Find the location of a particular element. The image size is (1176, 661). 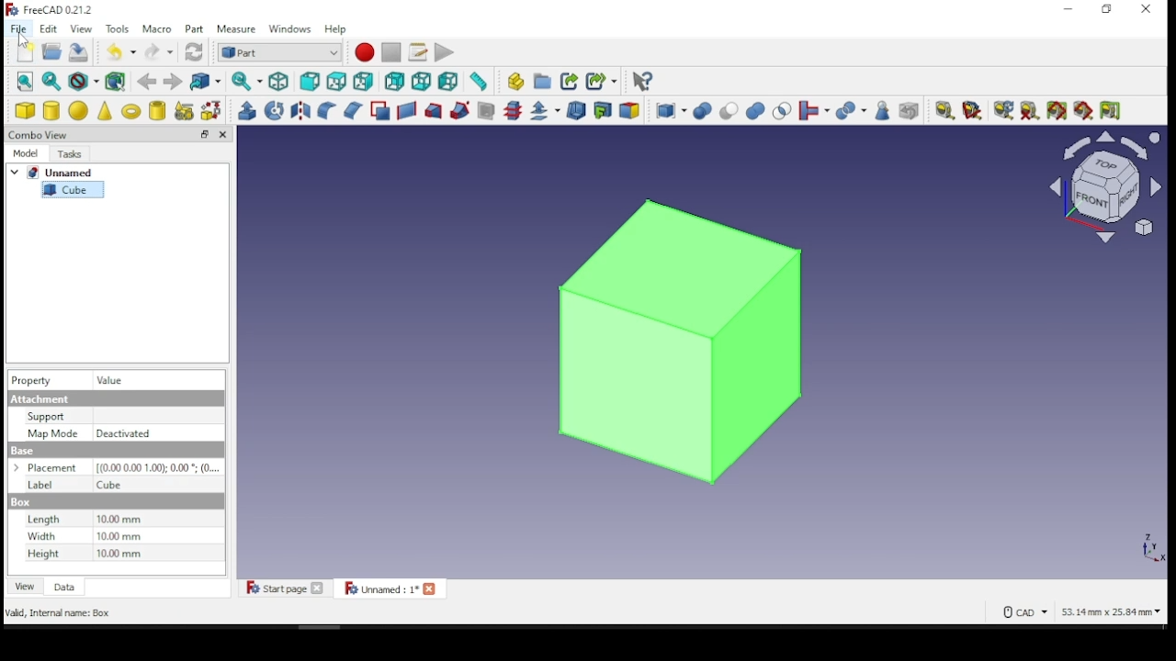

Dimensions in mm is located at coordinates (120, 537).